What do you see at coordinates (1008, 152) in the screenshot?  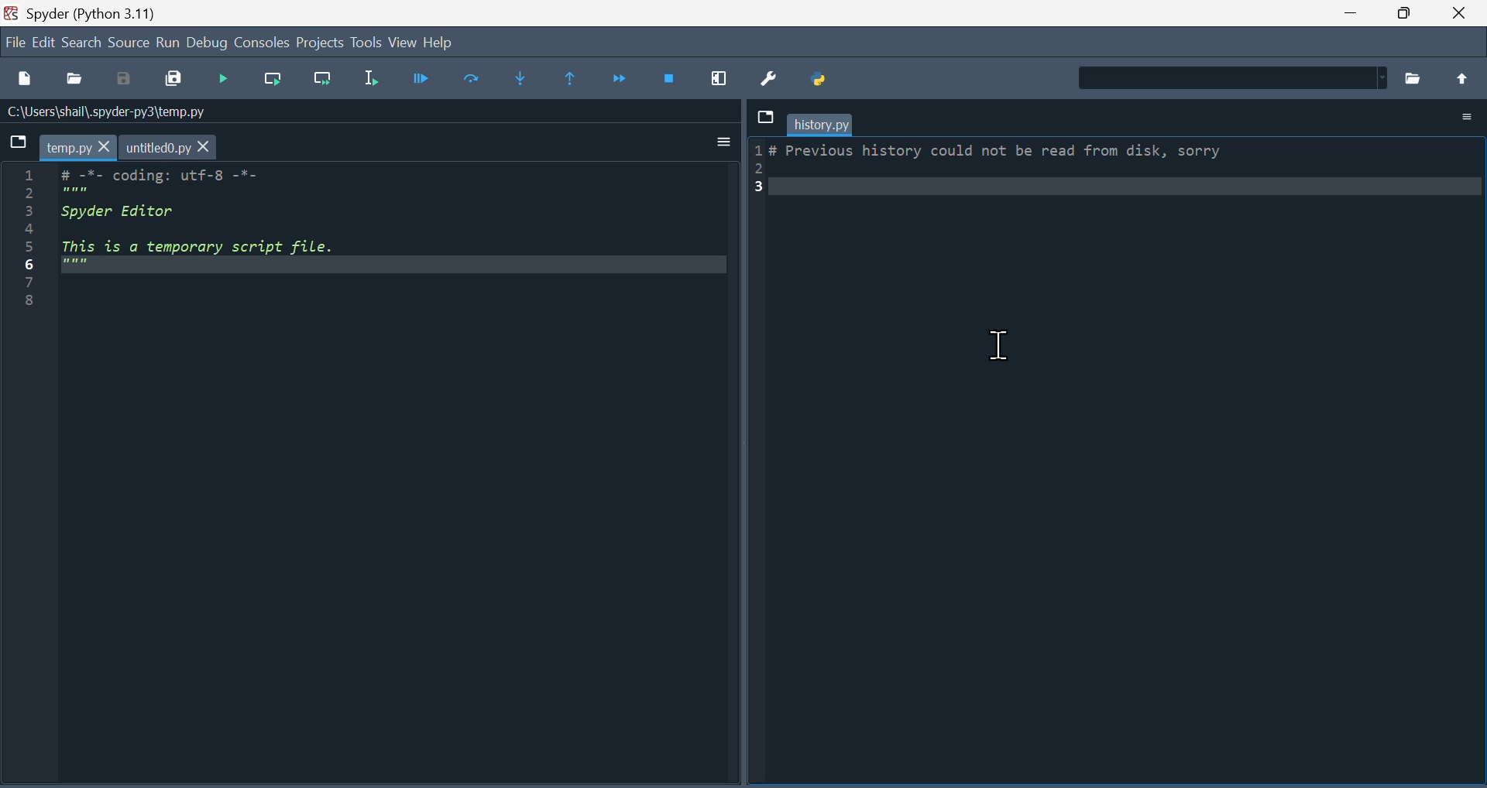 I see `LF FPEVIOUS Nistory could not De read Trom daisk, sorry` at bounding box center [1008, 152].